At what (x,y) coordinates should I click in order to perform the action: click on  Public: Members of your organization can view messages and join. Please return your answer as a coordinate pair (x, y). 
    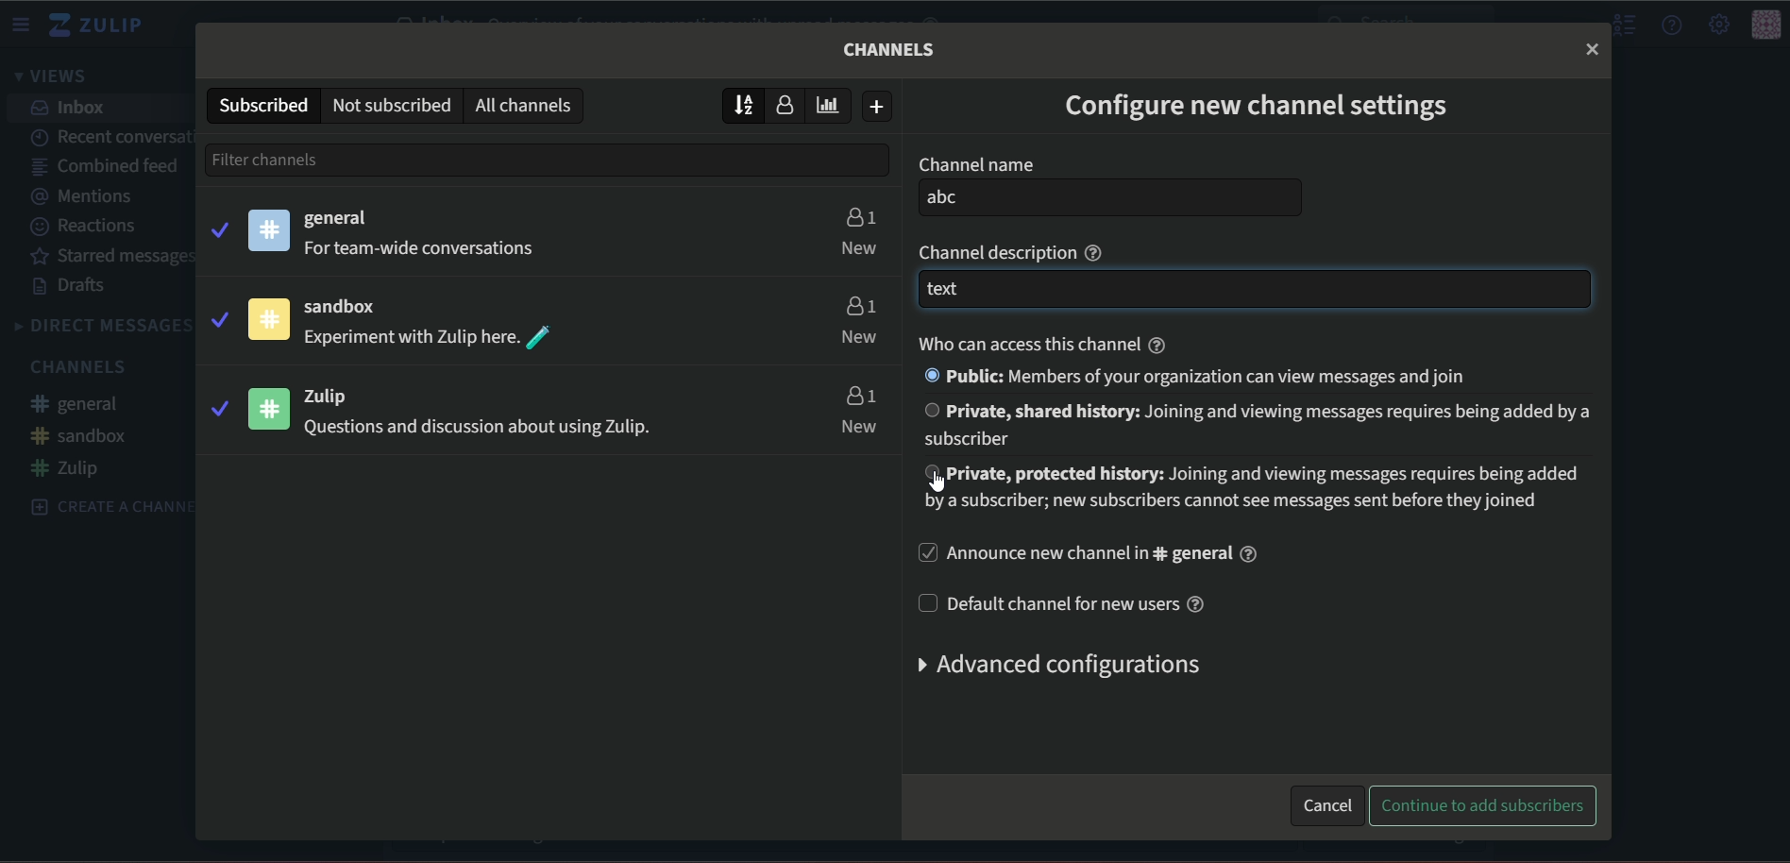
    Looking at the image, I should click on (1202, 376).